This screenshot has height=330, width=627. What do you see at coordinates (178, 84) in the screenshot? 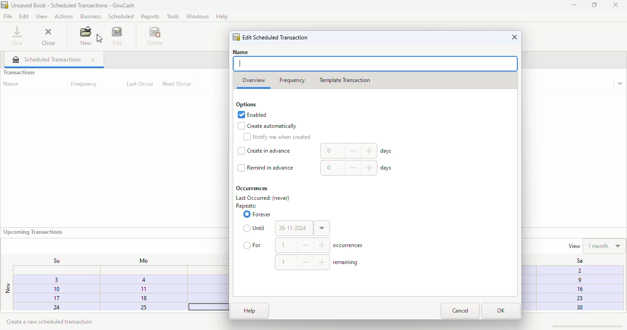
I see `next occur` at bounding box center [178, 84].